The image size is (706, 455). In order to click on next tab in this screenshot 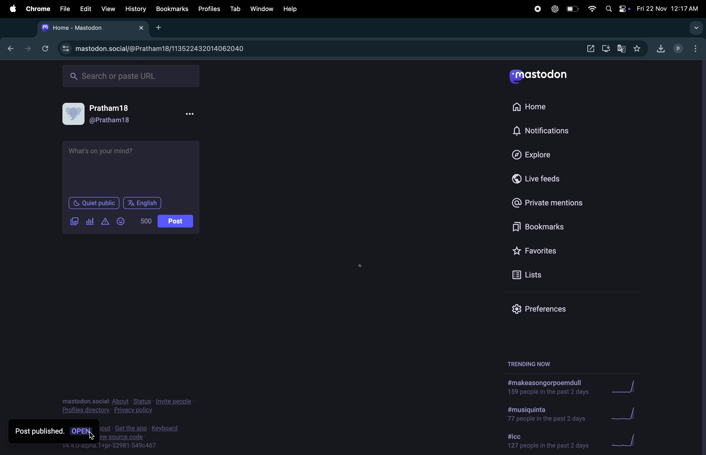, I will do `click(26, 49)`.